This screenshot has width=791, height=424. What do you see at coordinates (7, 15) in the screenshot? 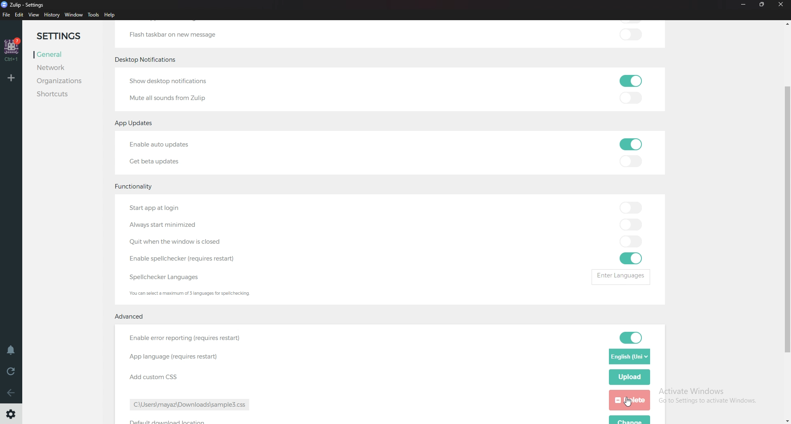
I see `File` at bounding box center [7, 15].